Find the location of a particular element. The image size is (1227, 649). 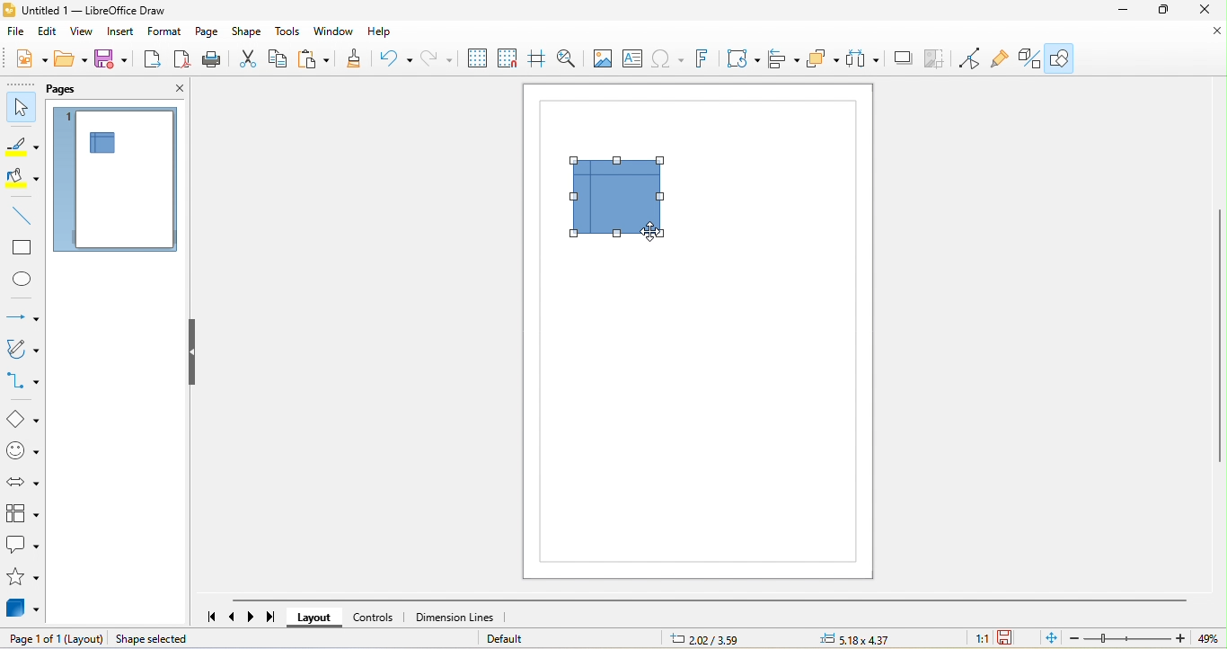

page 1 of 1 is located at coordinates (34, 639).